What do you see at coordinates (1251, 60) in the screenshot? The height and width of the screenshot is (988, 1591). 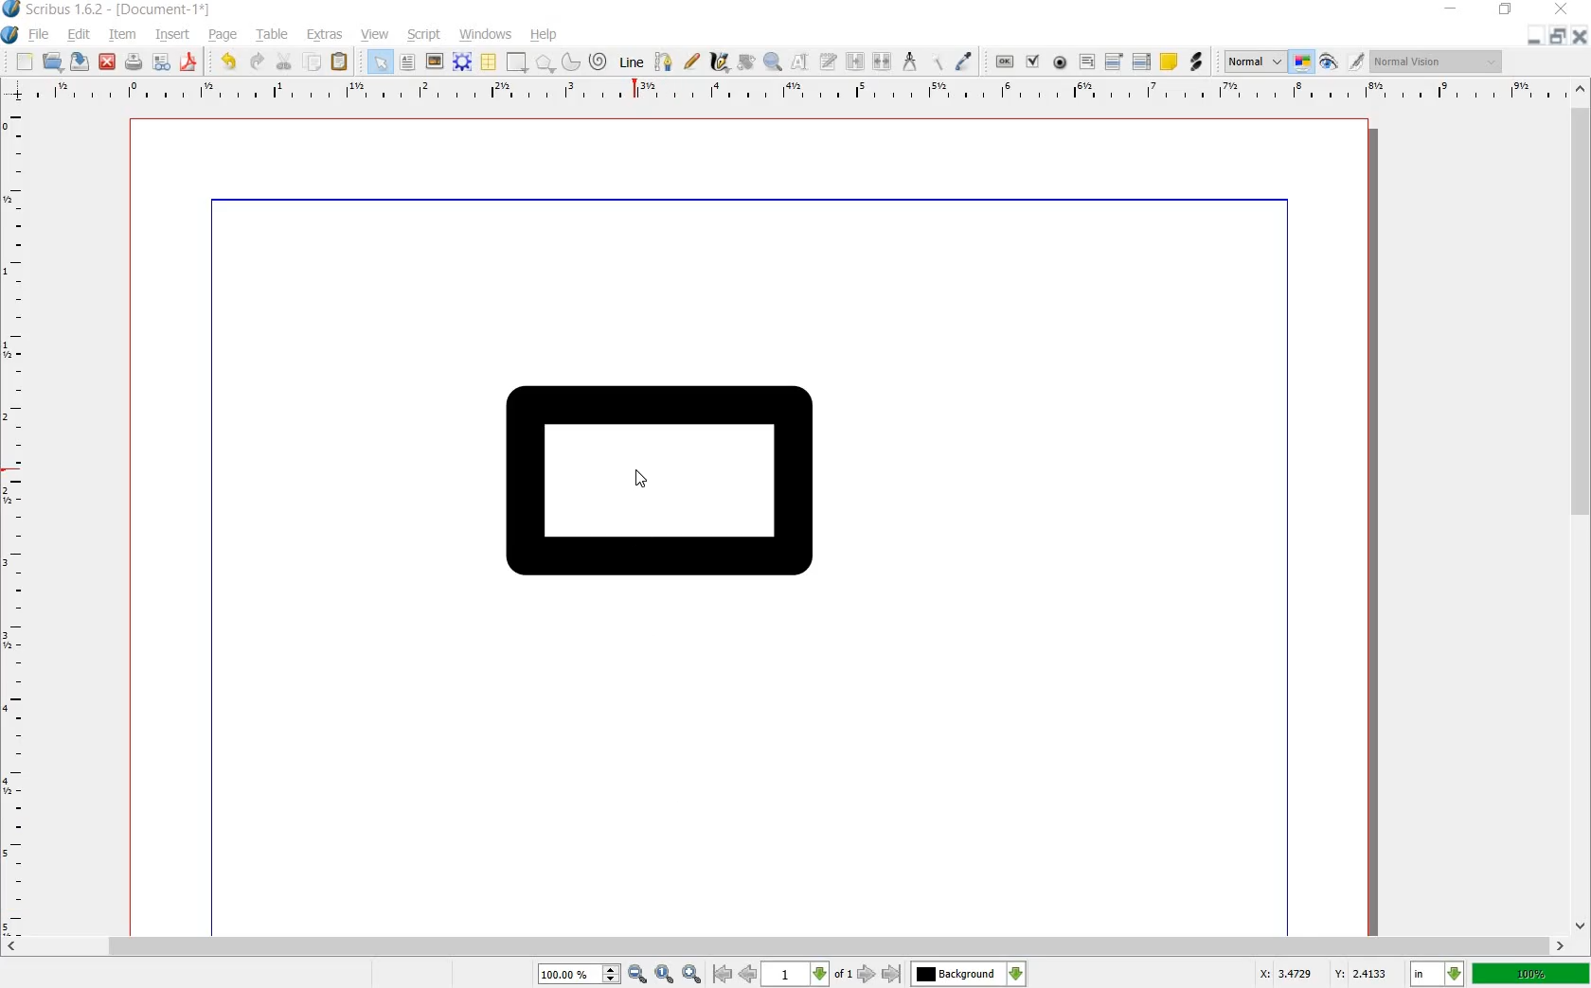 I see `normal(select the image preview quality)` at bounding box center [1251, 60].